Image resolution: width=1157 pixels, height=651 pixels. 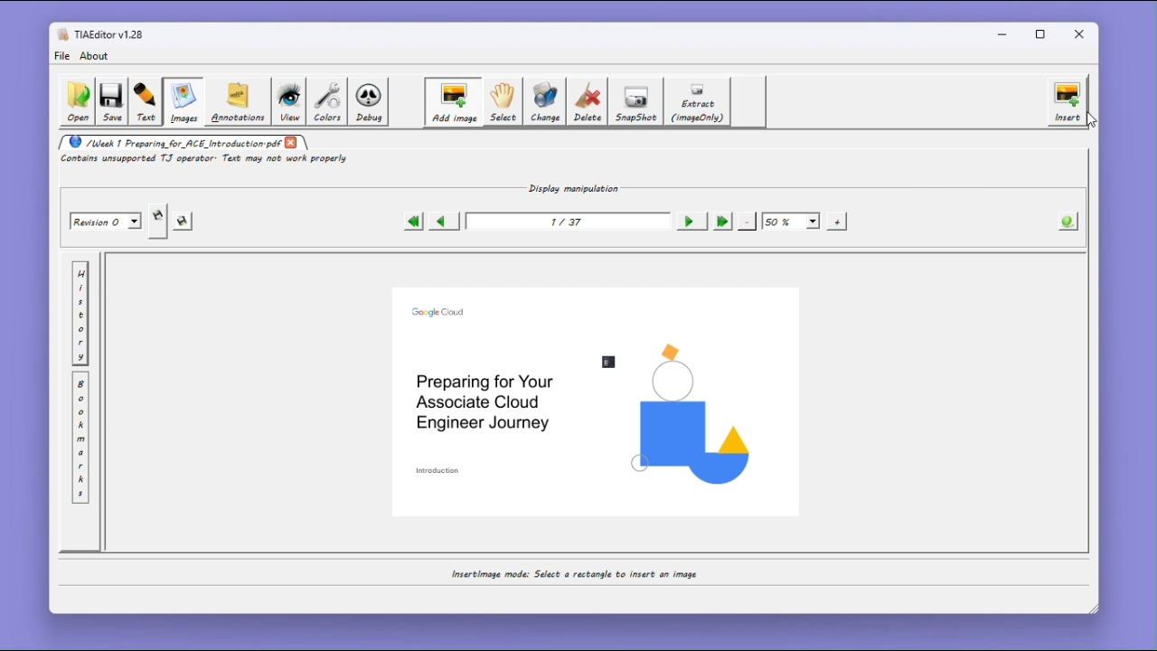 What do you see at coordinates (572, 574) in the screenshot?
I see `Insertimage mode: Select a rectangle to insert an image` at bounding box center [572, 574].